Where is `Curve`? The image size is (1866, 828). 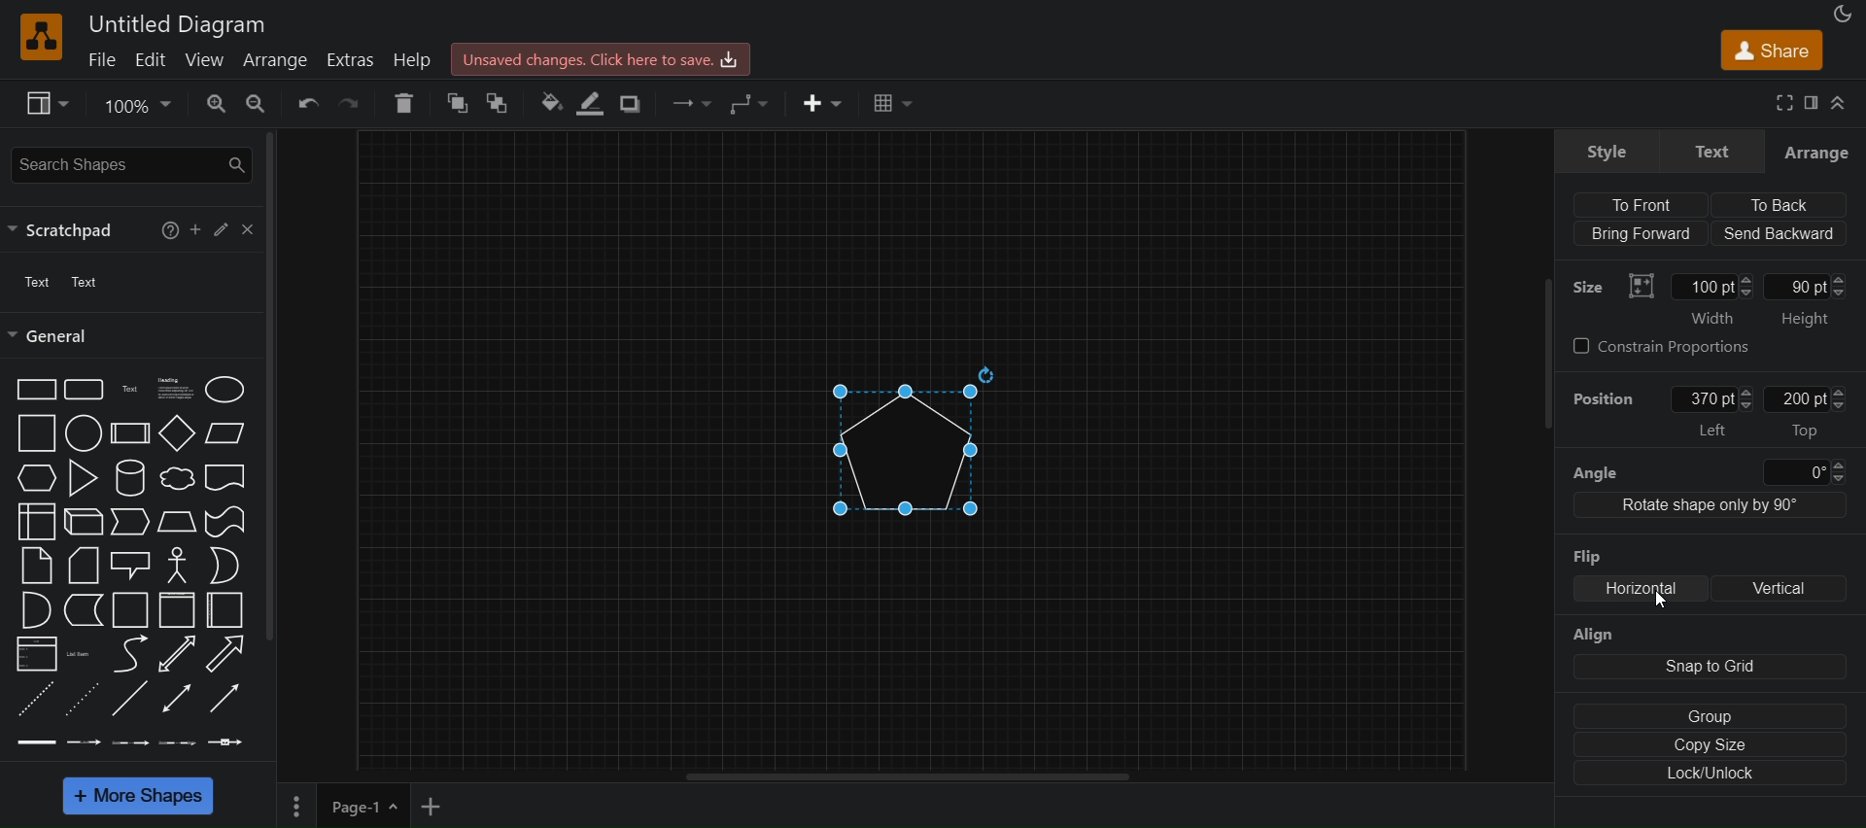
Curve is located at coordinates (131, 654).